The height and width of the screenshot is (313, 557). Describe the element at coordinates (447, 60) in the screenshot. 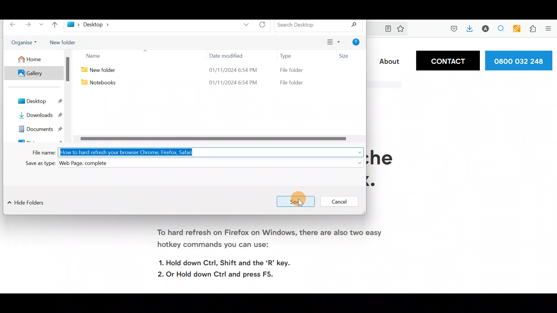

I see `Contact` at that location.